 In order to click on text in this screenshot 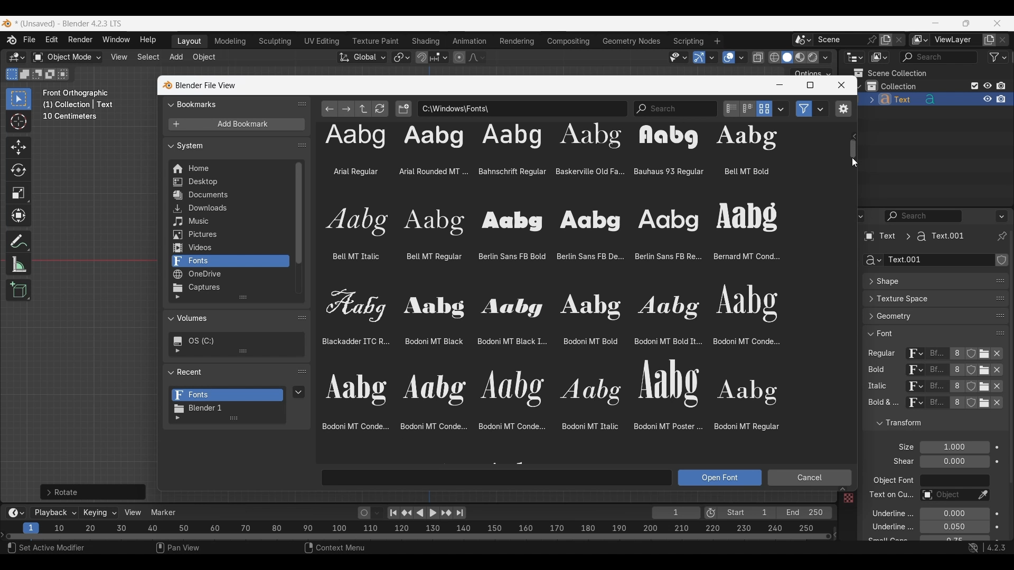, I will do `click(900, 462)`.